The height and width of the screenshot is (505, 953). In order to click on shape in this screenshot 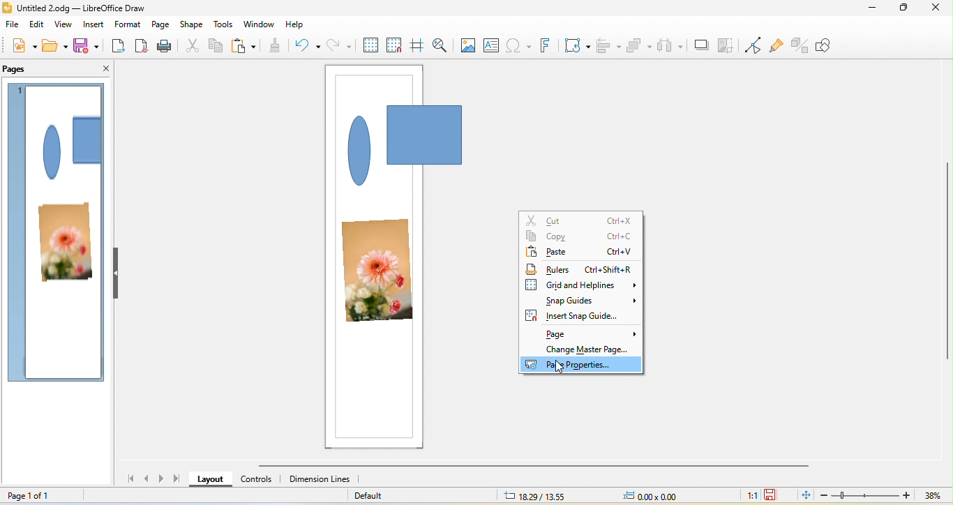, I will do `click(193, 24)`.